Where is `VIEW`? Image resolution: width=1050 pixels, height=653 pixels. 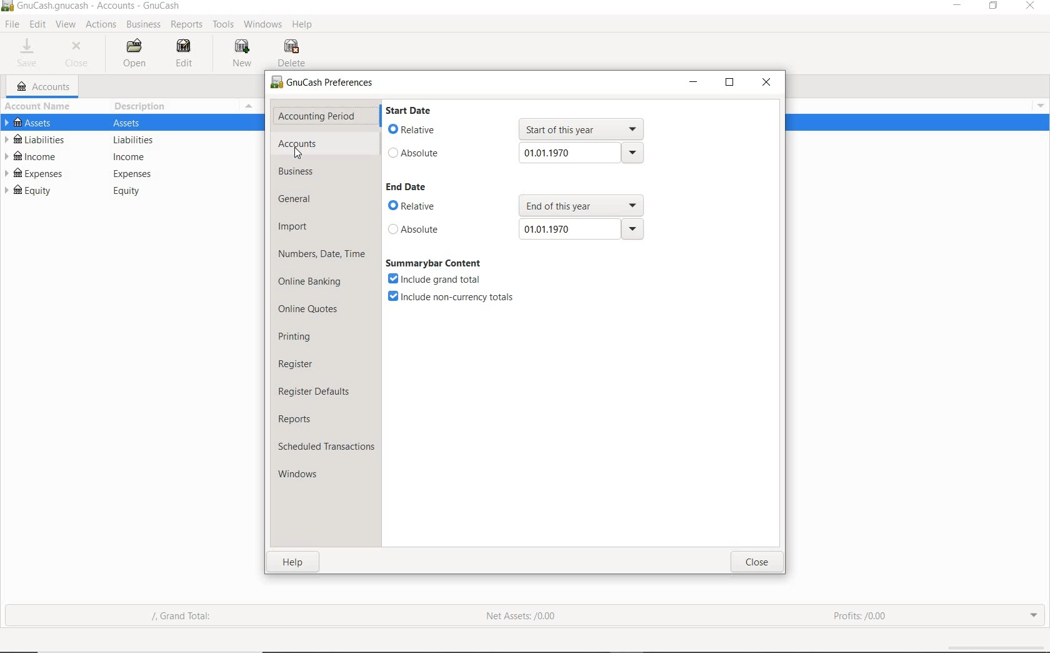 VIEW is located at coordinates (66, 23).